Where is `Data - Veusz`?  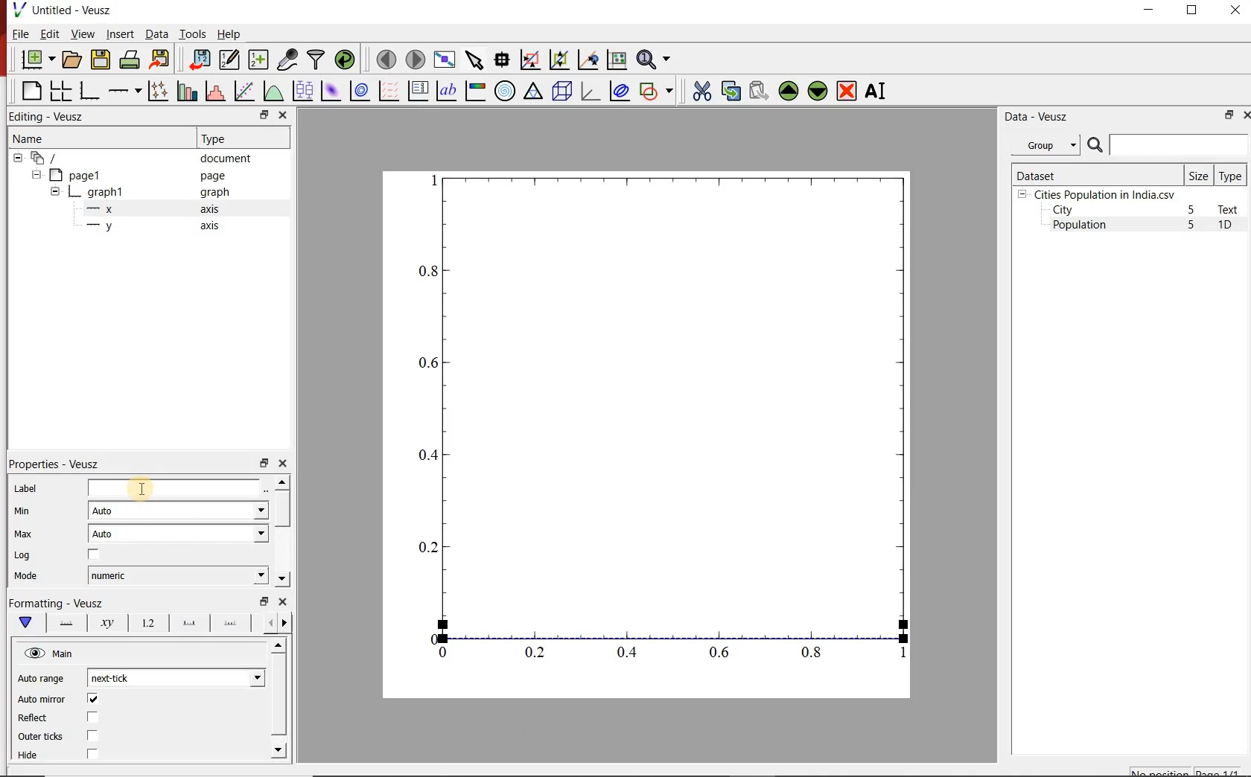
Data - Veusz is located at coordinates (1034, 116).